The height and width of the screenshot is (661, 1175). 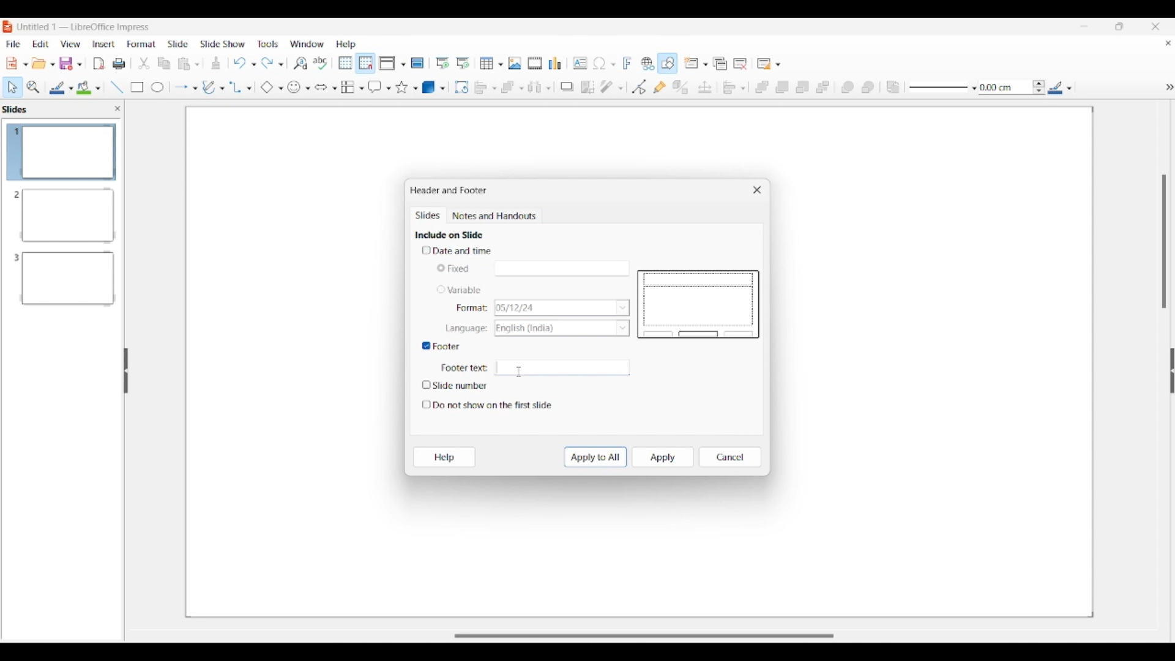 What do you see at coordinates (696, 63) in the screenshot?
I see `New slide options` at bounding box center [696, 63].